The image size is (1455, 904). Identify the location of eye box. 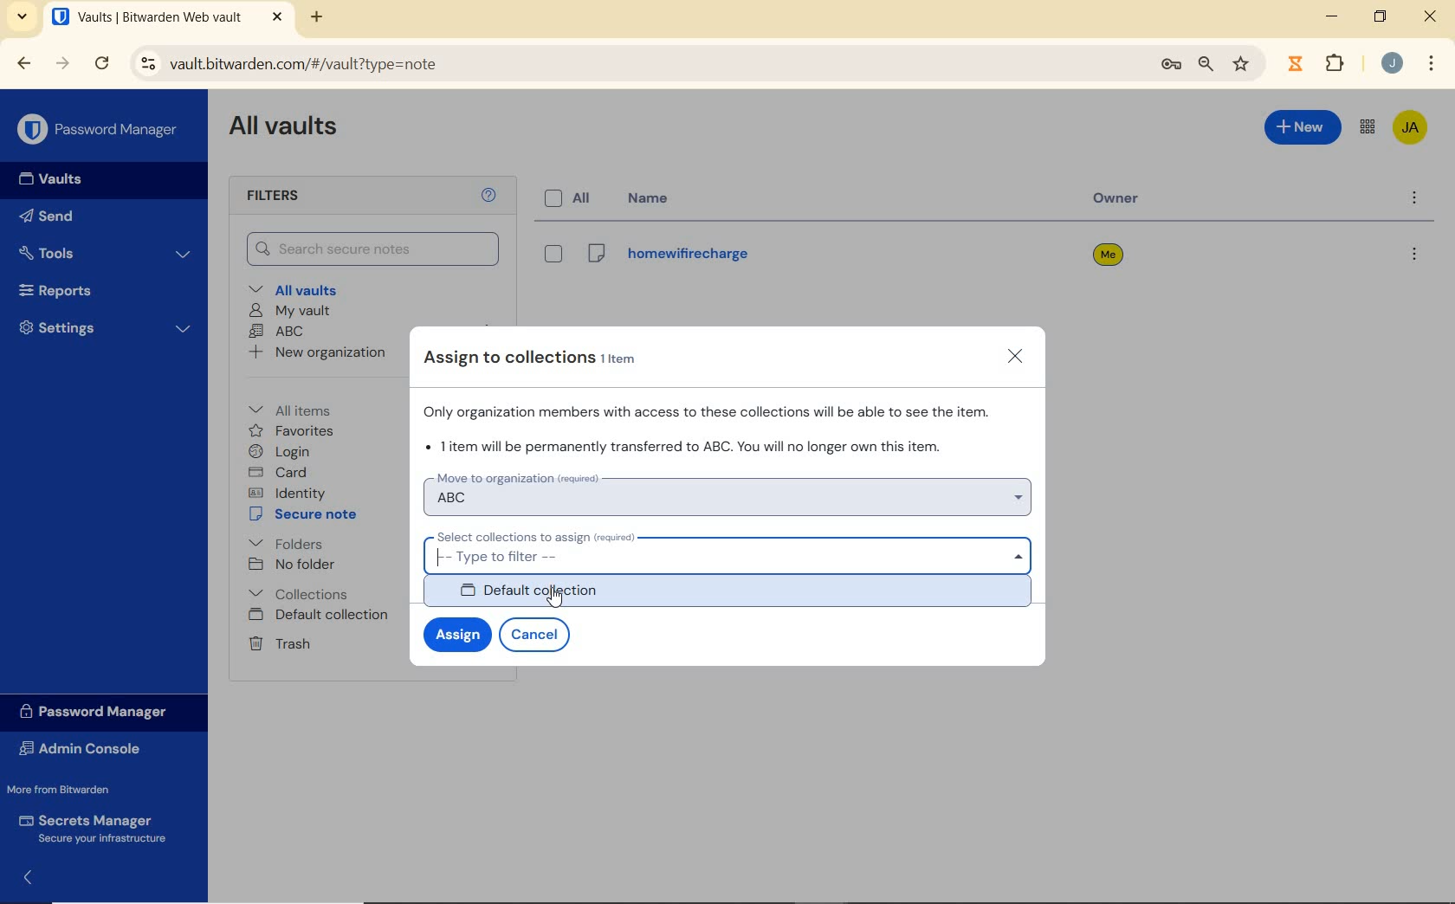
(552, 254).